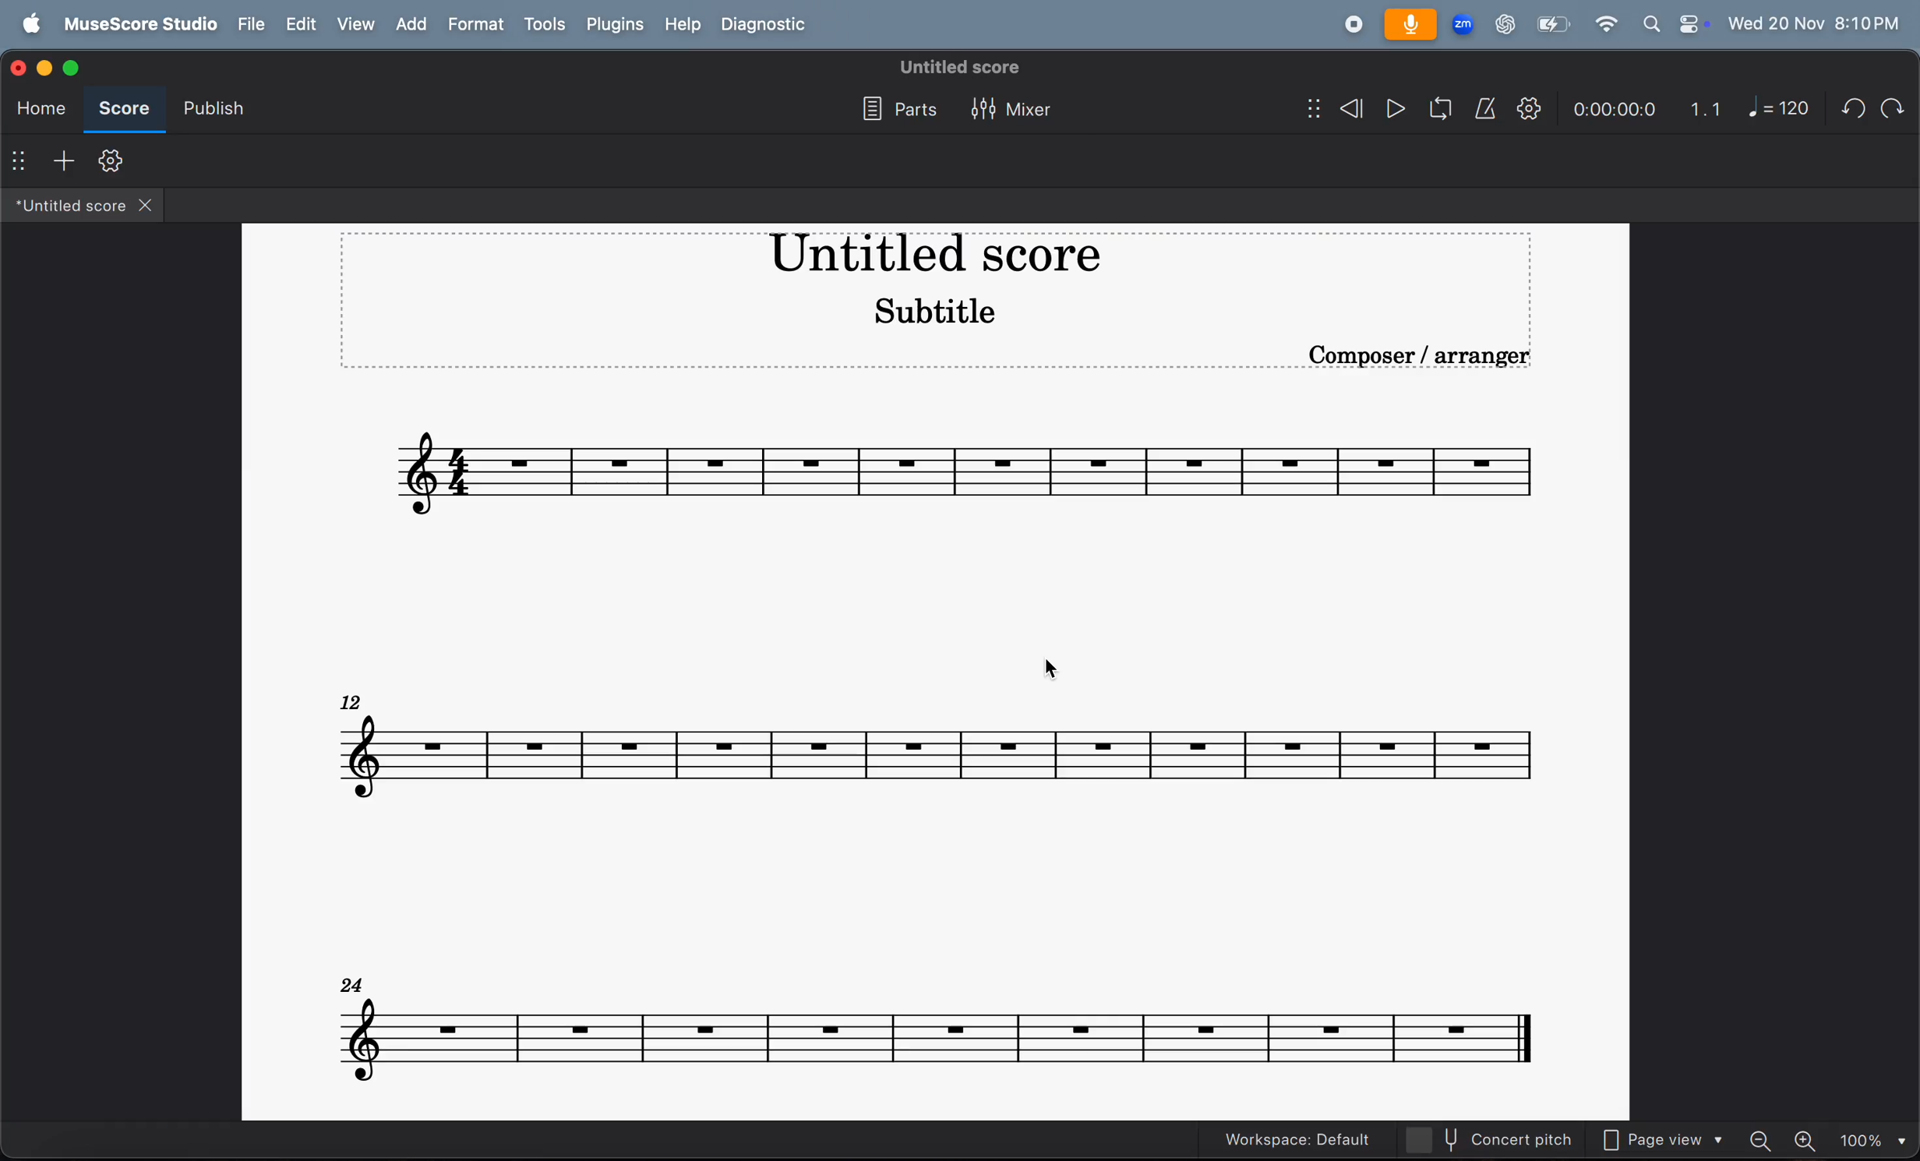 The width and height of the screenshot is (1920, 1161). What do you see at coordinates (1758, 1141) in the screenshot?
I see `zoom out` at bounding box center [1758, 1141].